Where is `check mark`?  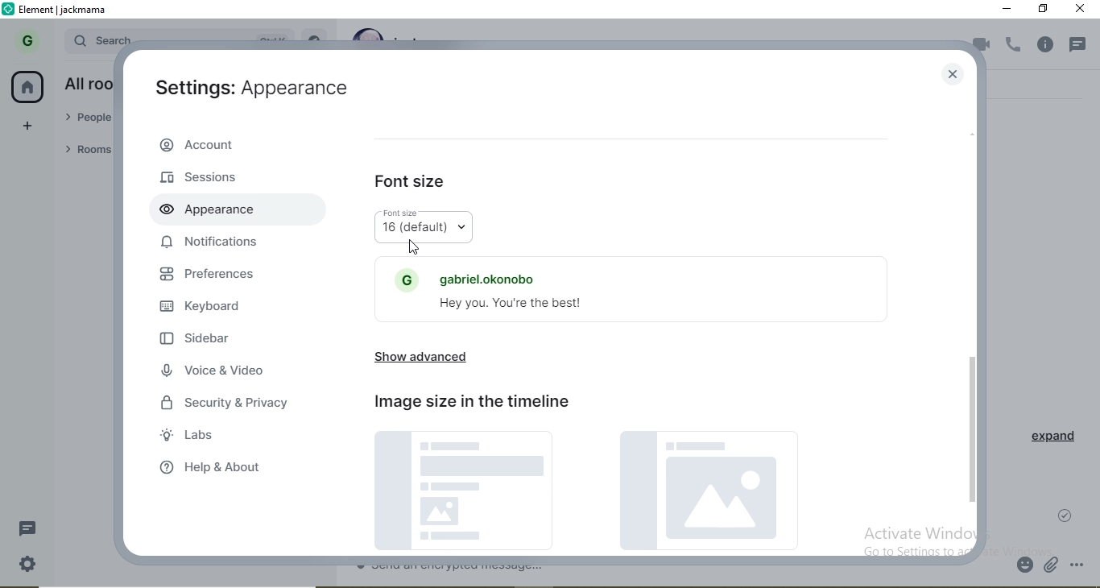 check mark is located at coordinates (1069, 513).